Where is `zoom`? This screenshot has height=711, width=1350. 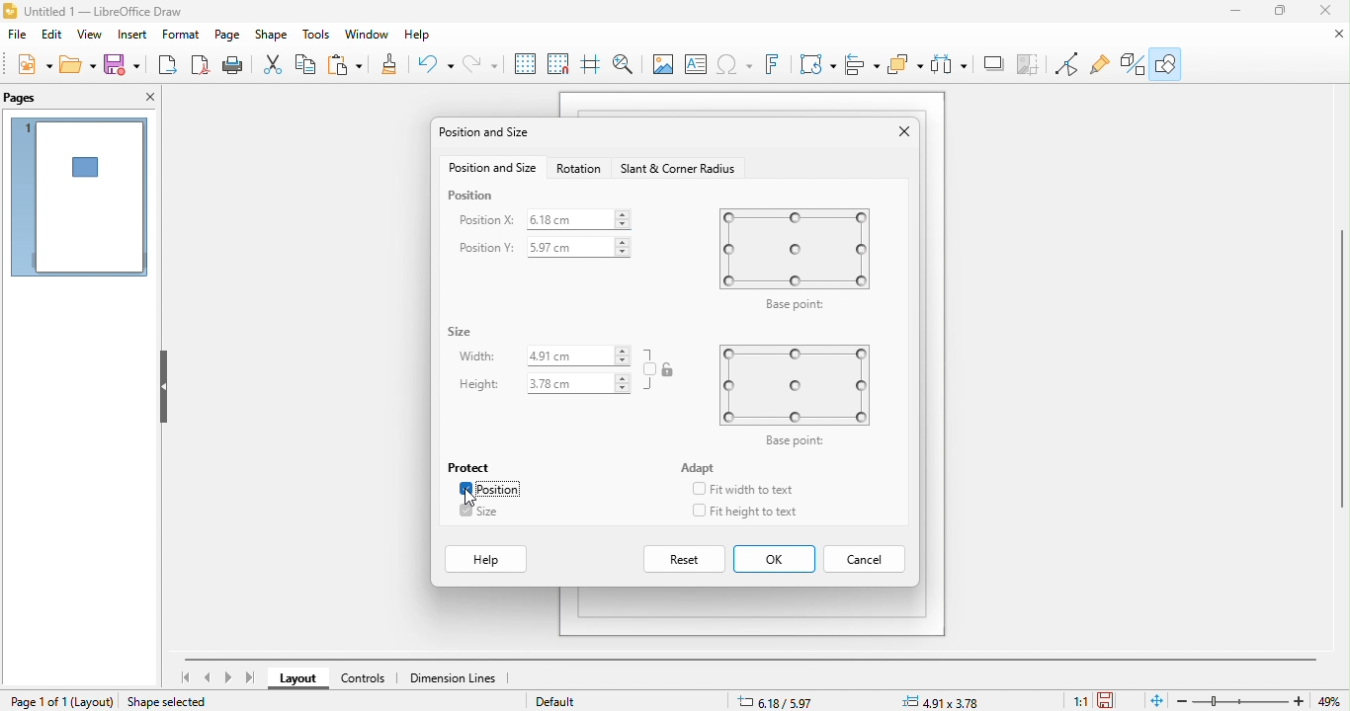
zoom is located at coordinates (1242, 701).